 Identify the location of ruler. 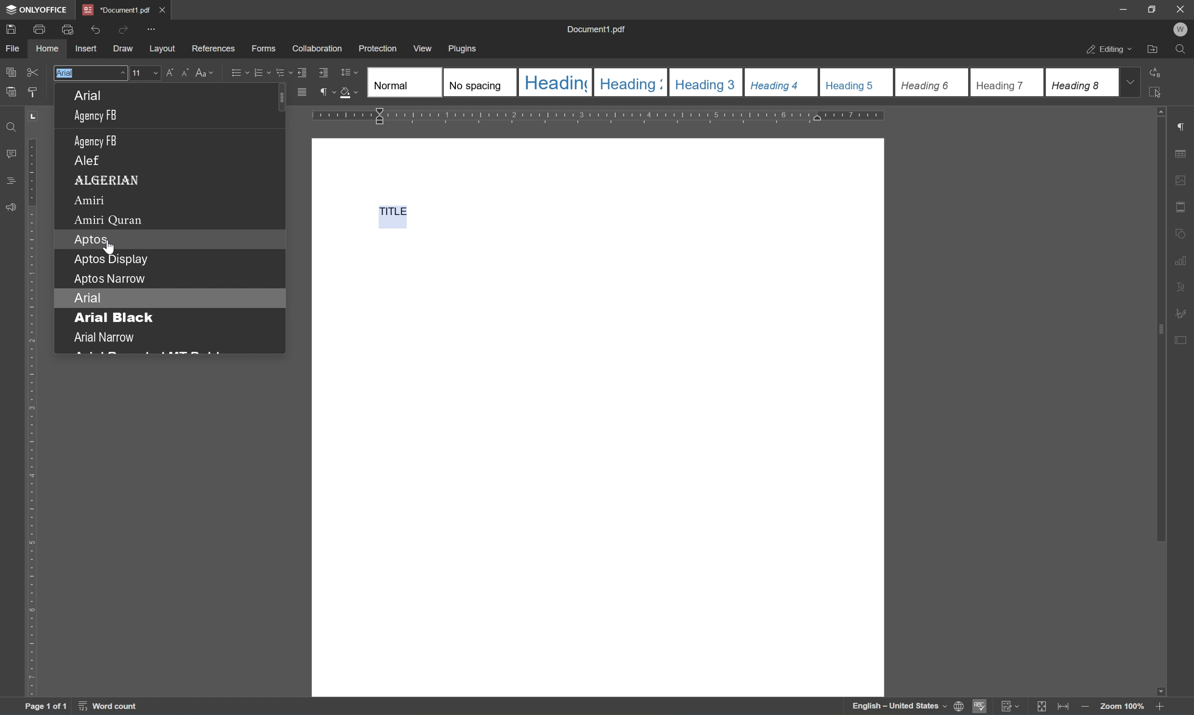
(597, 116).